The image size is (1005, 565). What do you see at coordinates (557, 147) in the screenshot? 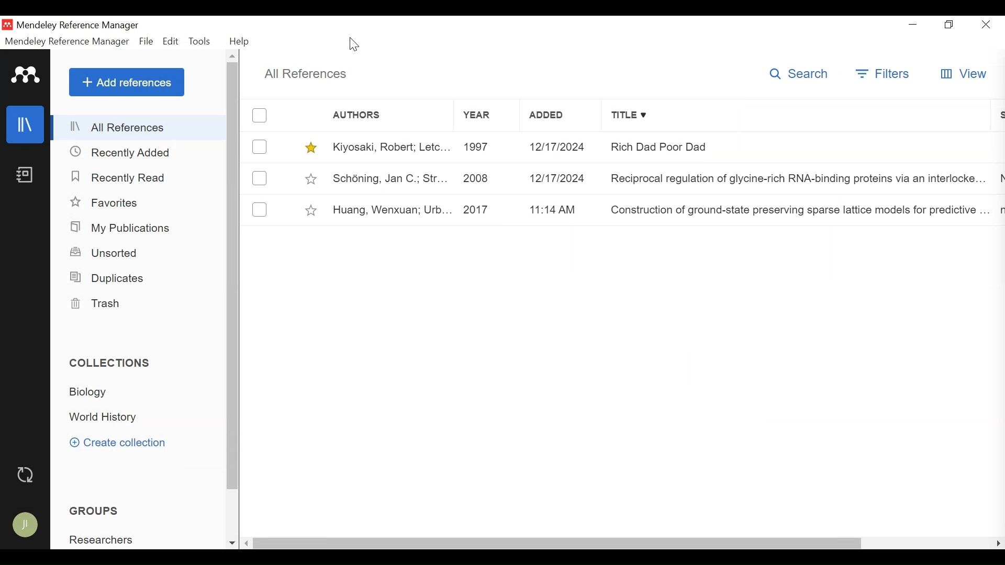
I see `Added` at bounding box center [557, 147].